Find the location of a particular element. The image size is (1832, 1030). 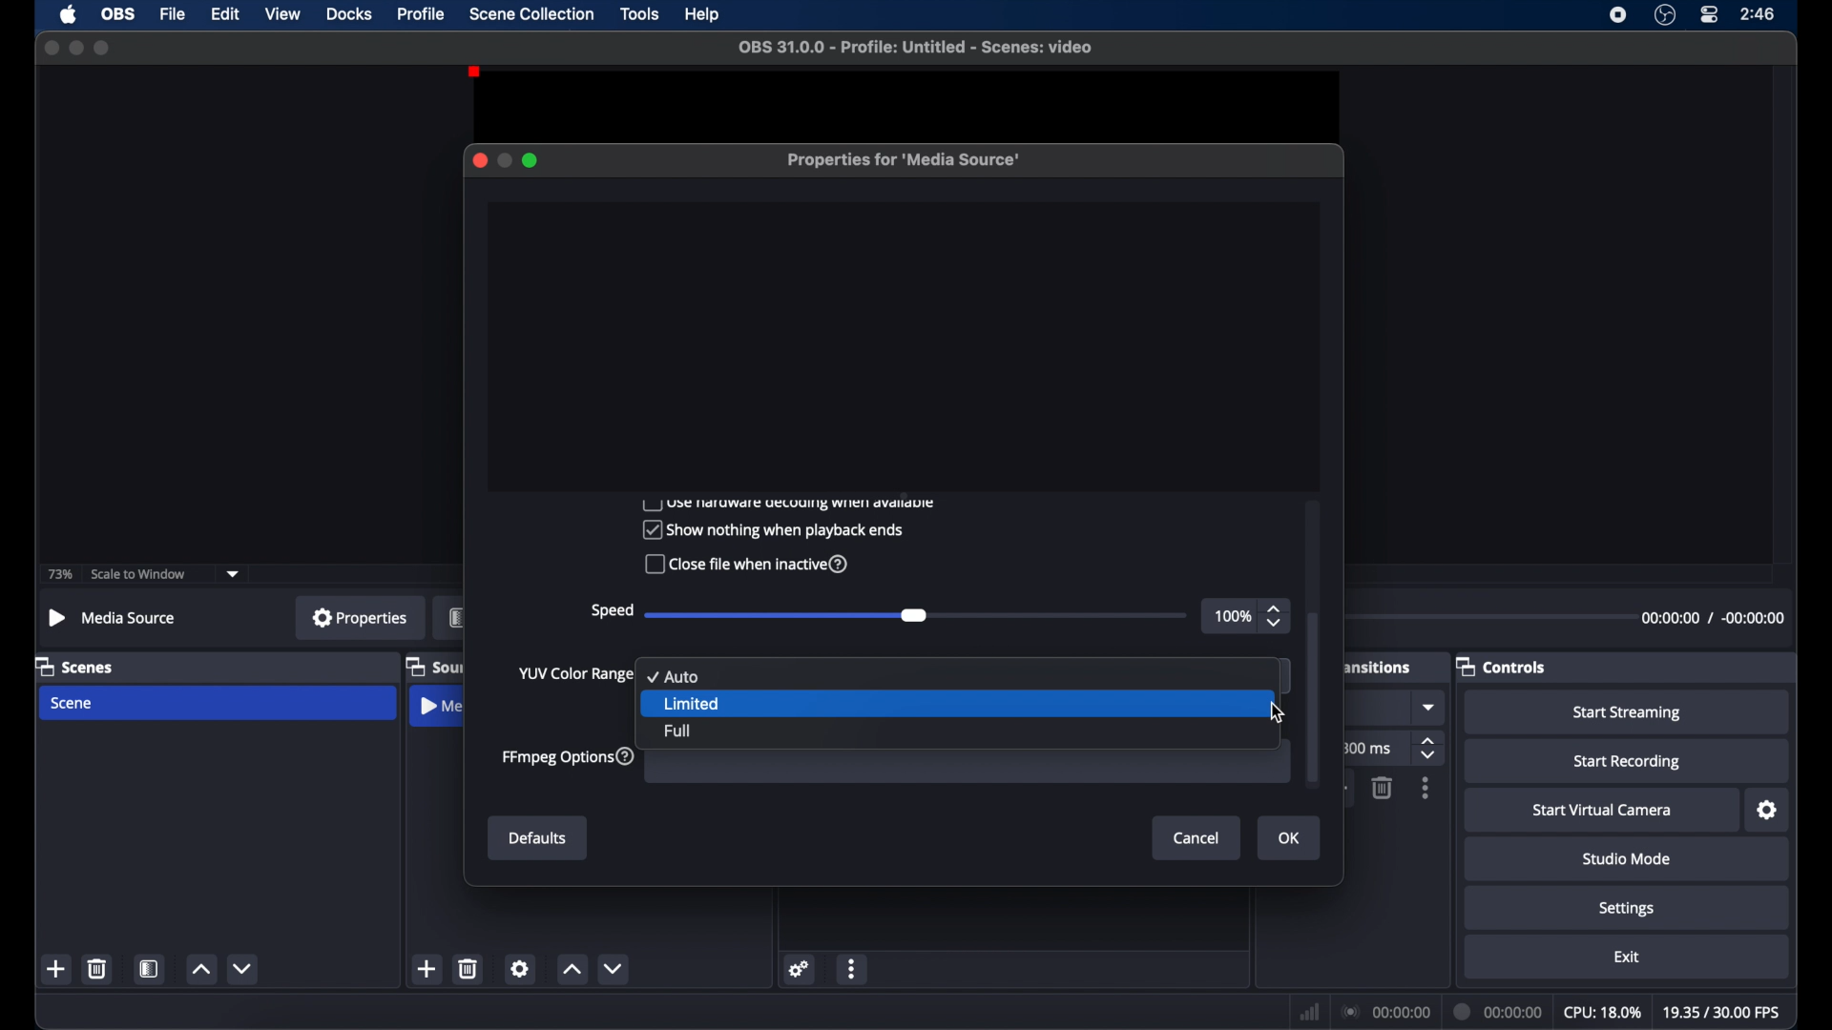

moreoptions is located at coordinates (852, 970).